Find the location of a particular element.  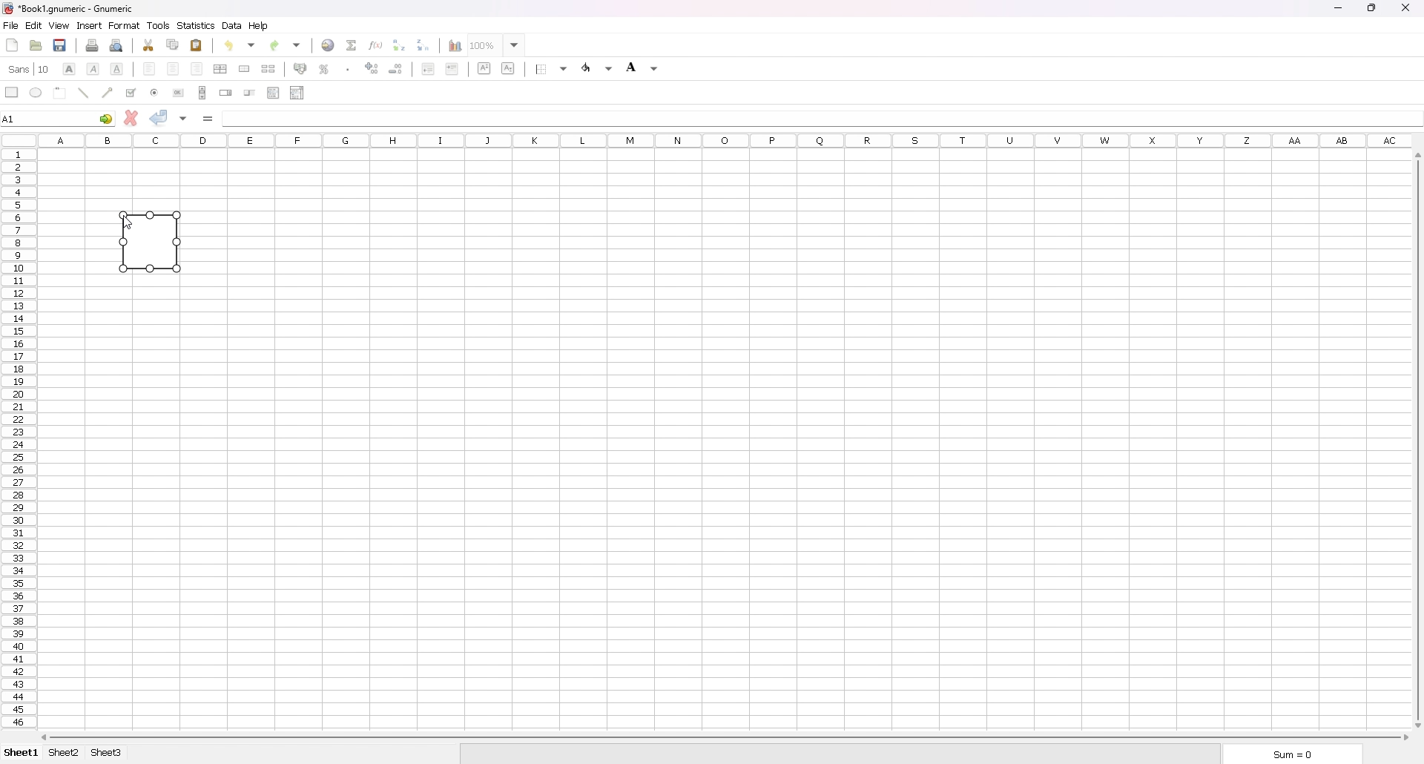

scroll bar is located at coordinates (725, 738).